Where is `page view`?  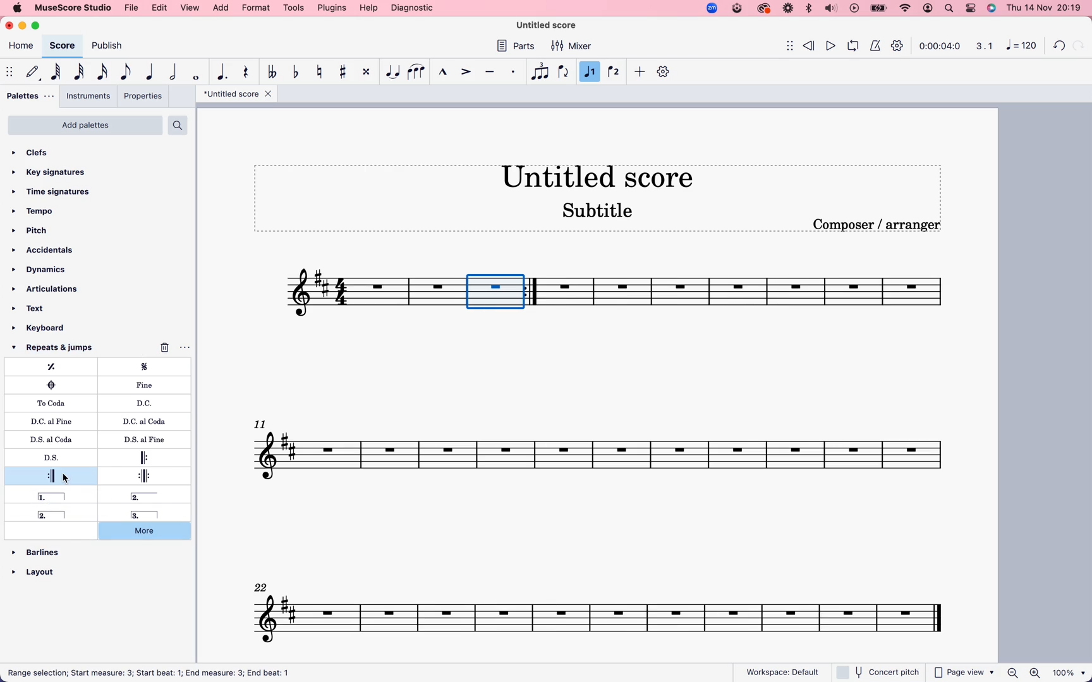
page view is located at coordinates (964, 673).